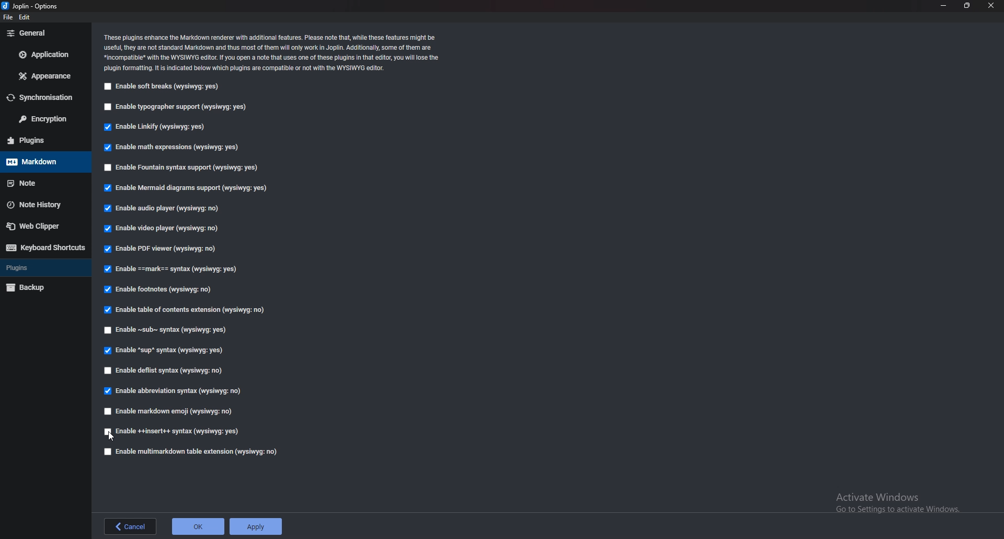 This screenshot has width=1004, height=539. What do you see at coordinates (43, 140) in the screenshot?
I see `plugins` at bounding box center [43, 140].